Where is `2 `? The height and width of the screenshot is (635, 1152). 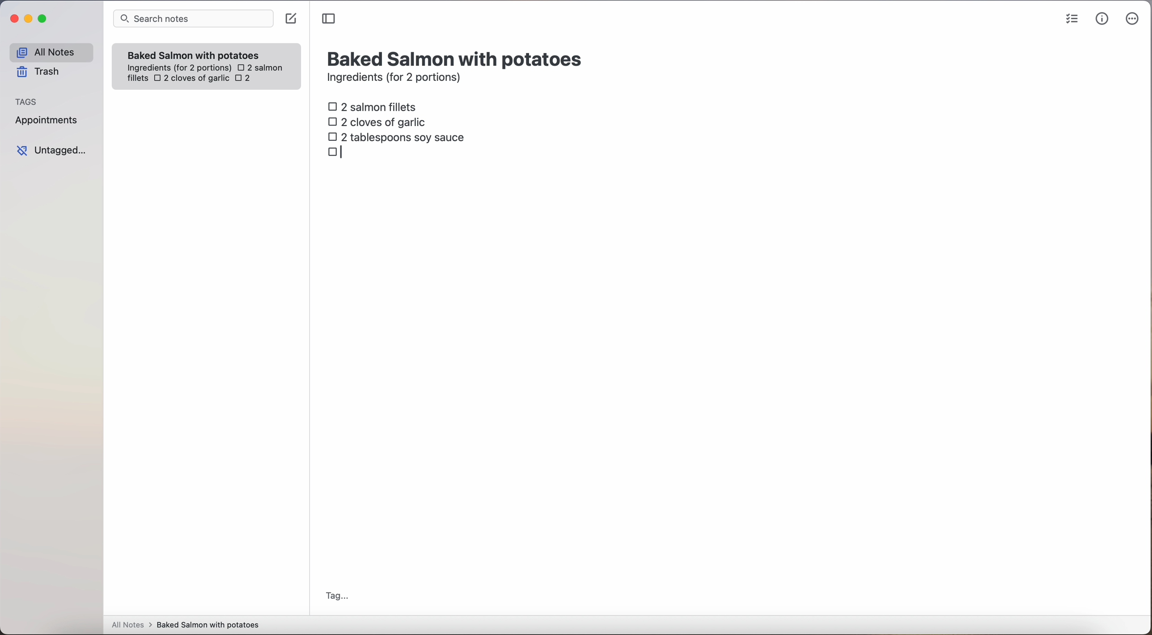 2  is located at coordinates (246, 79).